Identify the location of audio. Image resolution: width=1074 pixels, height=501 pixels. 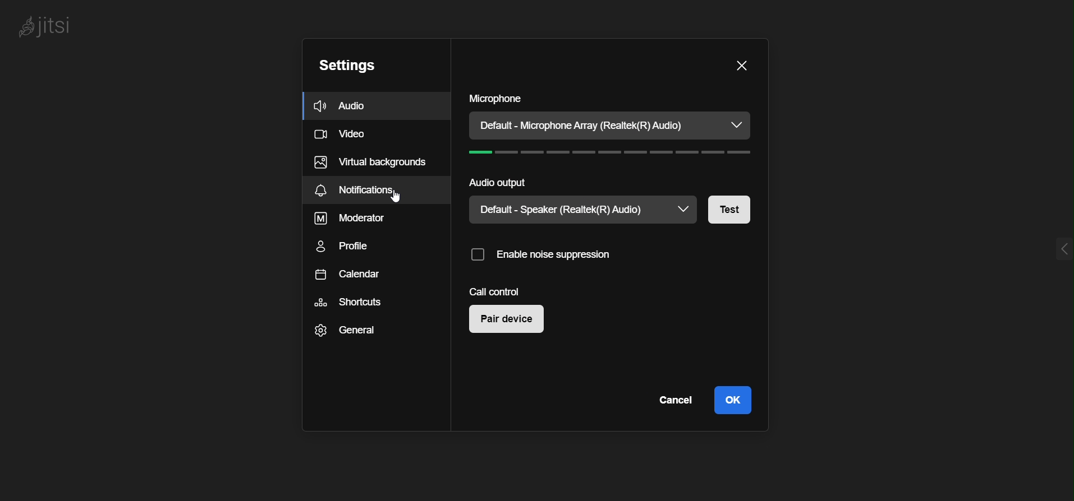
(351, 106).